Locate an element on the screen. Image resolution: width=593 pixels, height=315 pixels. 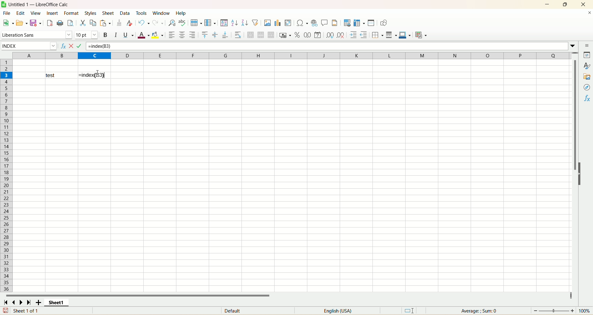
Name box is located at coordinates (29, 46).